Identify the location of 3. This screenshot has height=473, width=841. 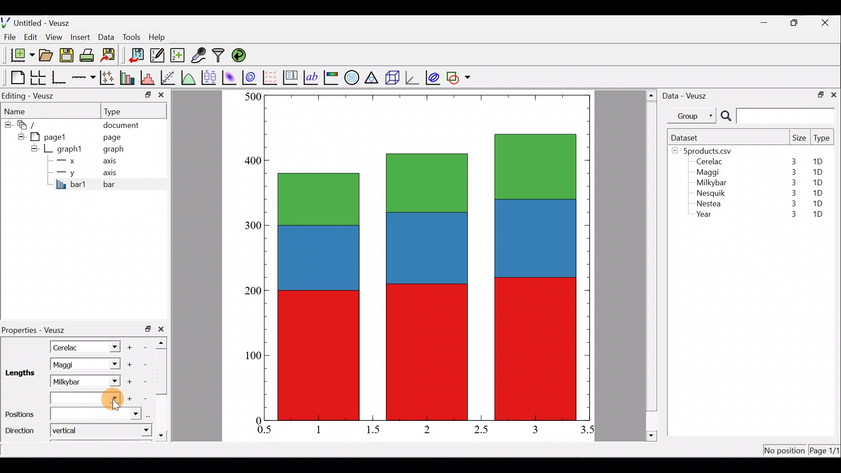
(534, 429).